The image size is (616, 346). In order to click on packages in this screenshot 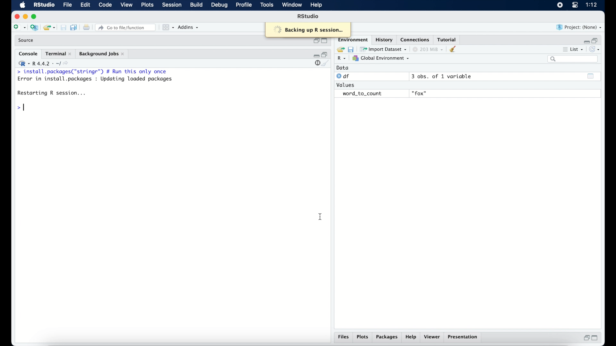, I will do `click(387, 337)`.